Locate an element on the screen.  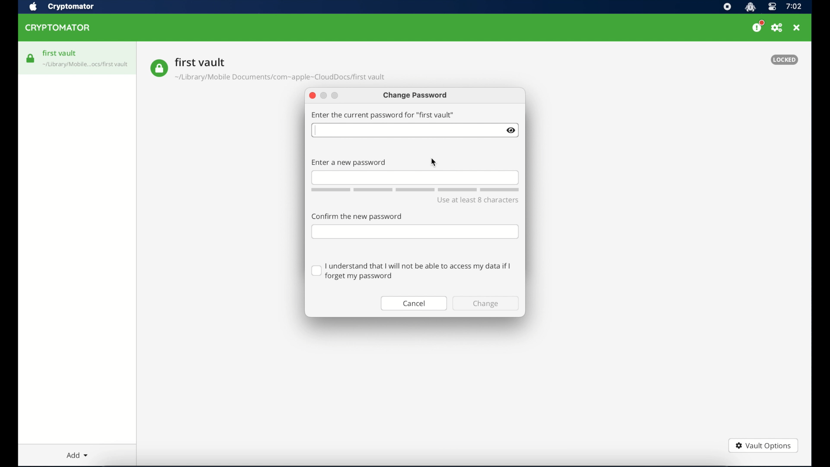
time is located at coordinates (794, 7).